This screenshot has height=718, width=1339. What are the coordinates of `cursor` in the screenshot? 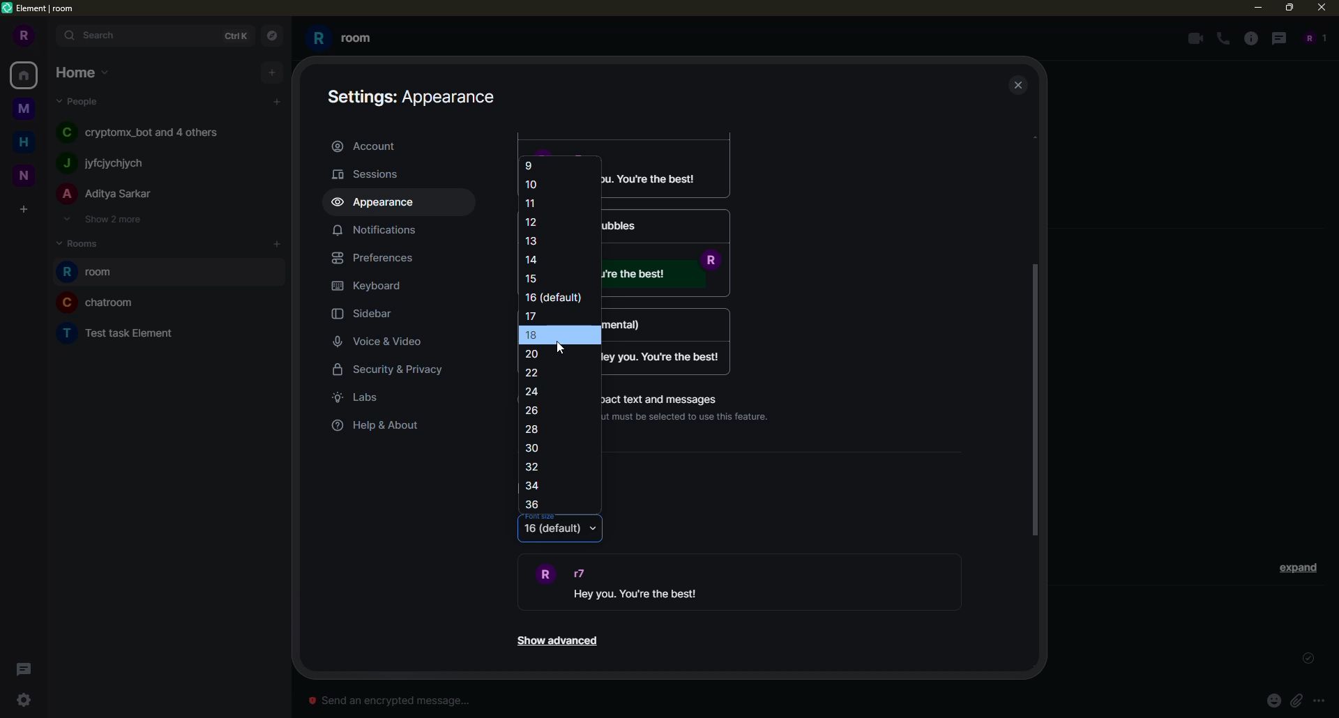 It's located at (562, 346).